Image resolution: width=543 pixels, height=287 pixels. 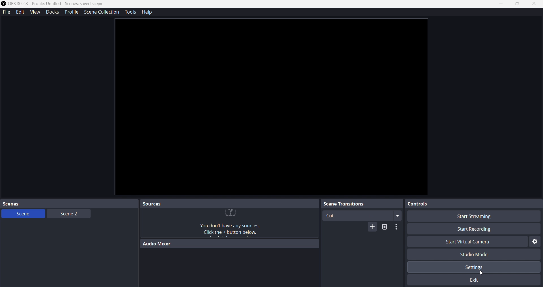 I want to click on View, so click(x=34, y=12).